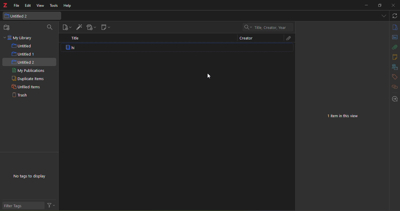 The height and width of the screenshot is (211, 400). Describe the element at coordinates (26, 87) in the screenshot. I see `unfiled items` at that location.